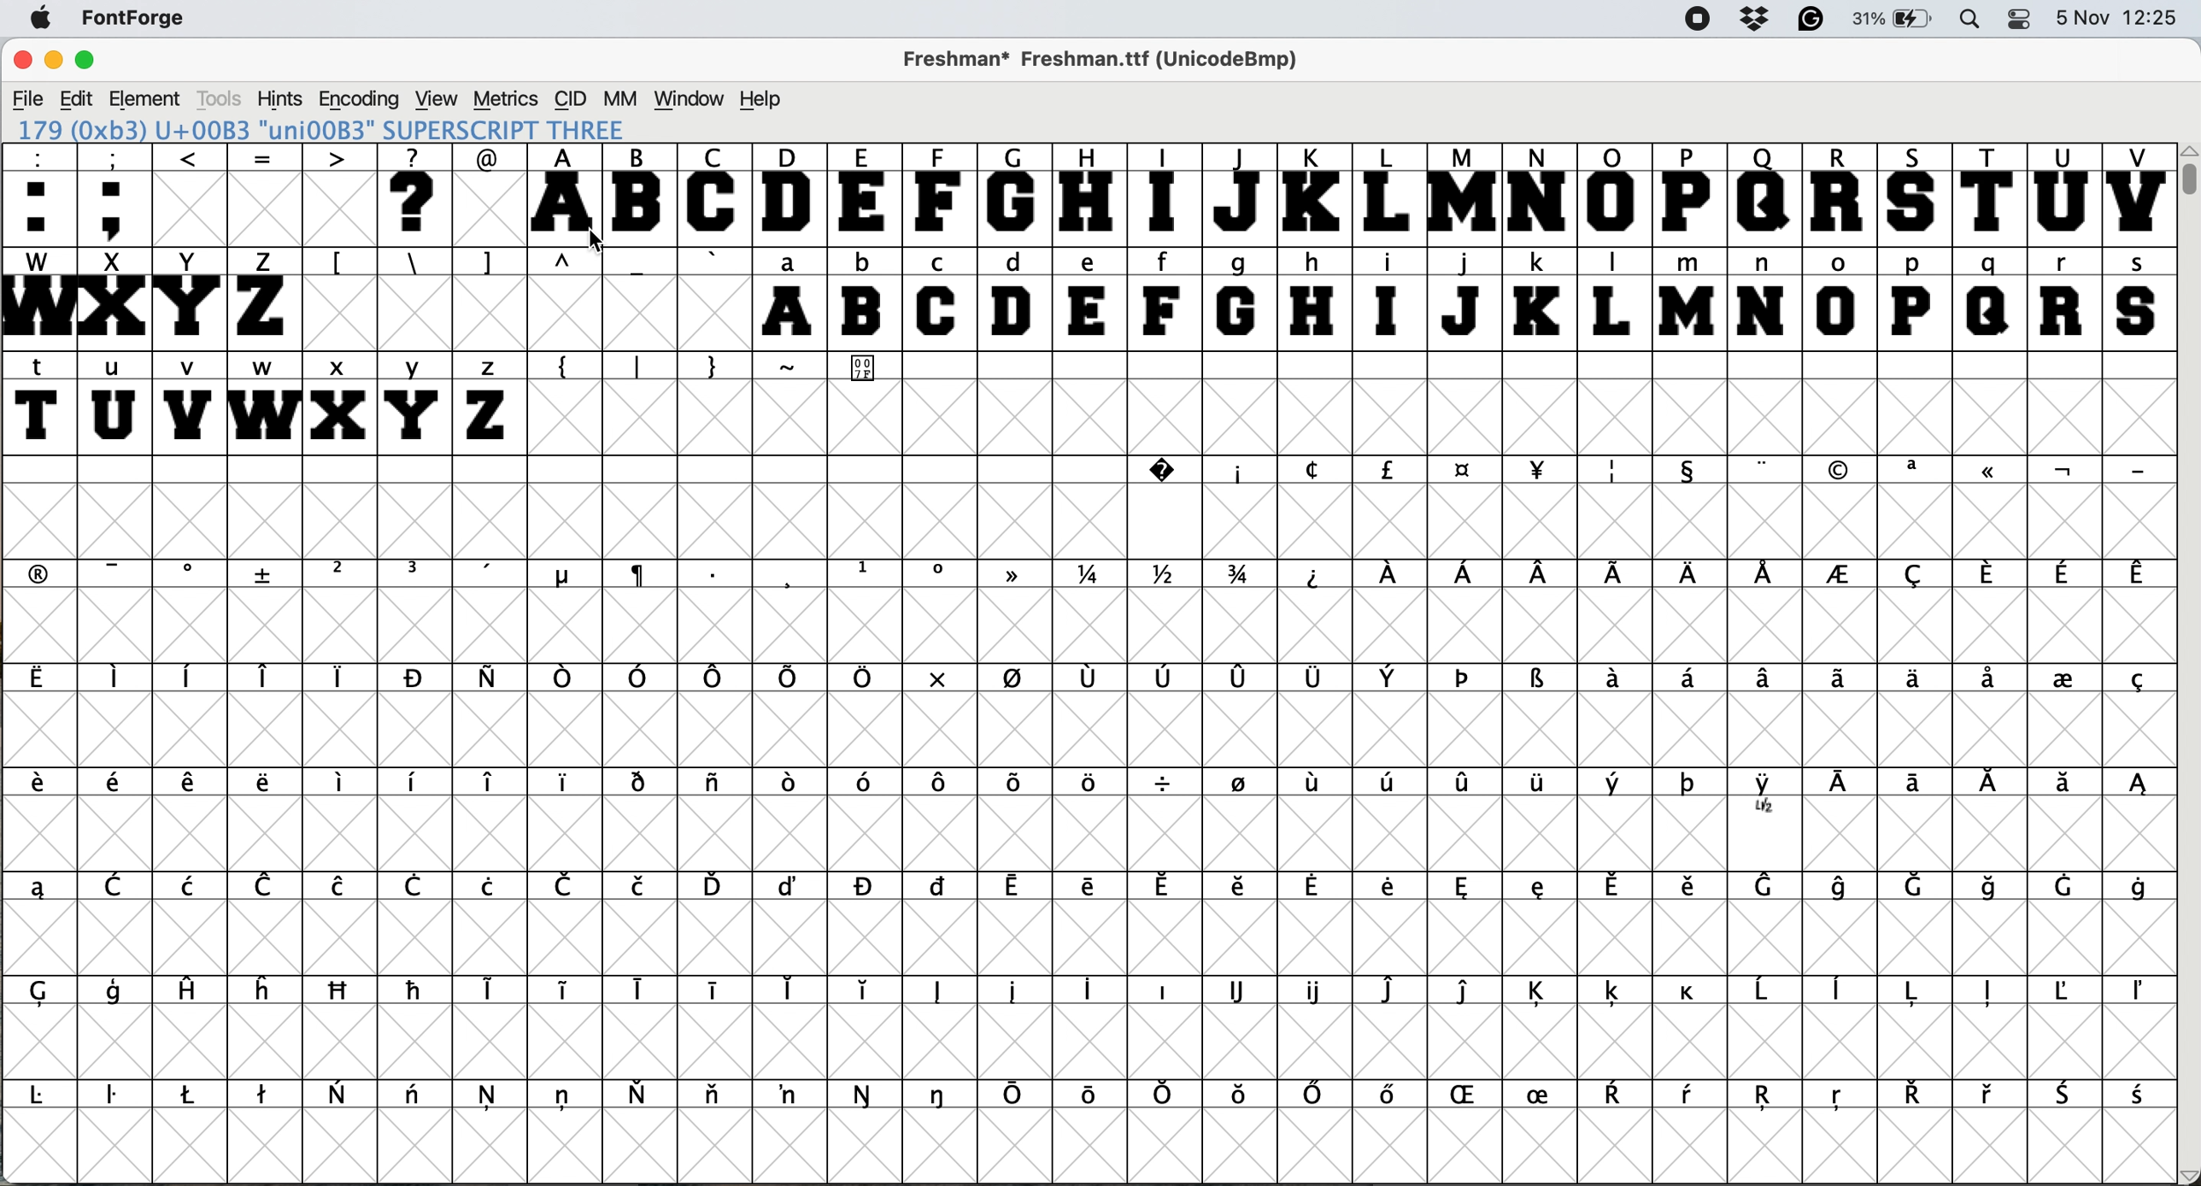  What do you see at coordinates (1235, 471) in the screenshot?
I see `i` at bounding box center [1235, 471].